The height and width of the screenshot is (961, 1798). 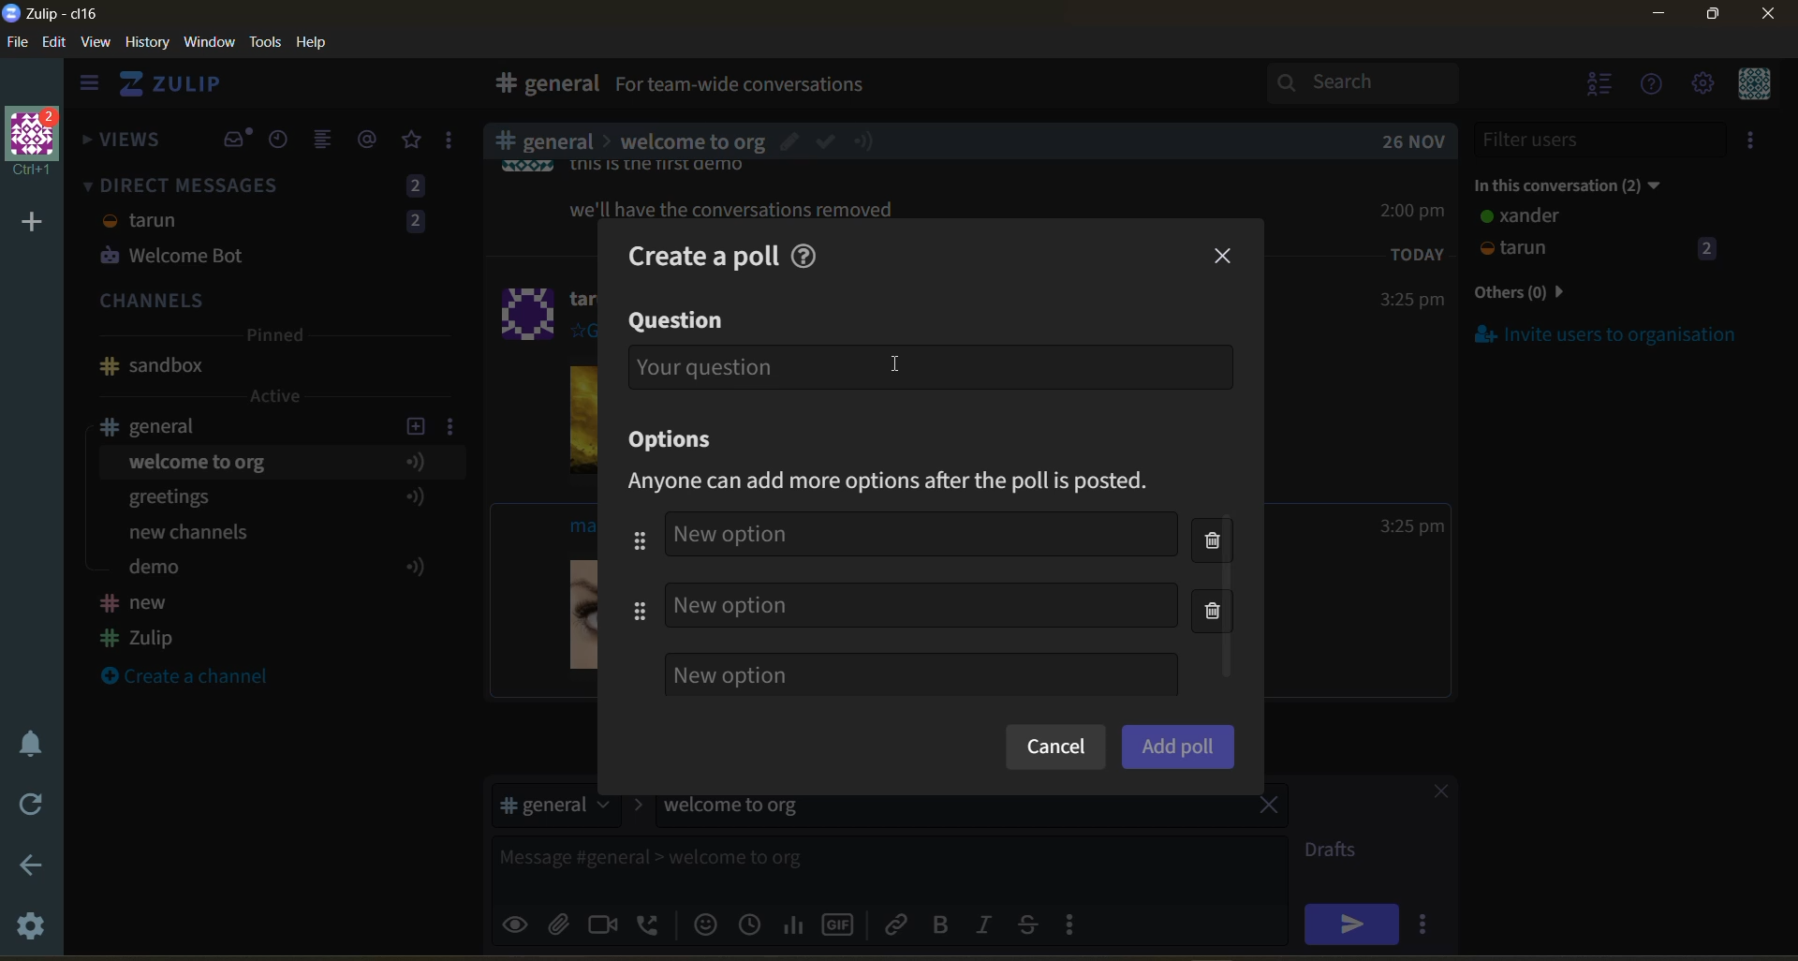 What do you see at coordinates (96, 43) in the screenshot?
I see `view` at bounding box center [96, 43].